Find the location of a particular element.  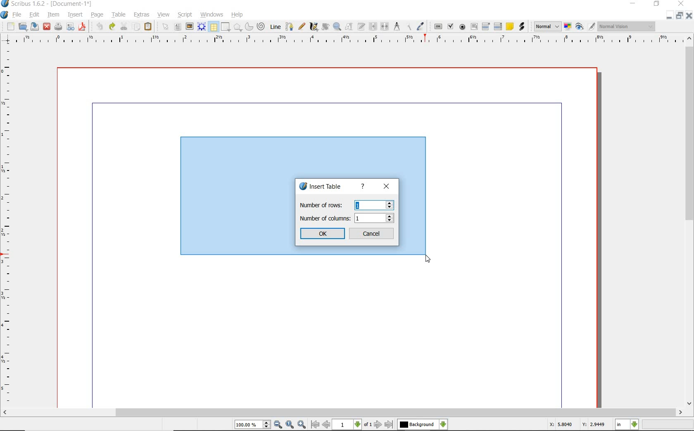

ruler is located at coordinates (351, 40).